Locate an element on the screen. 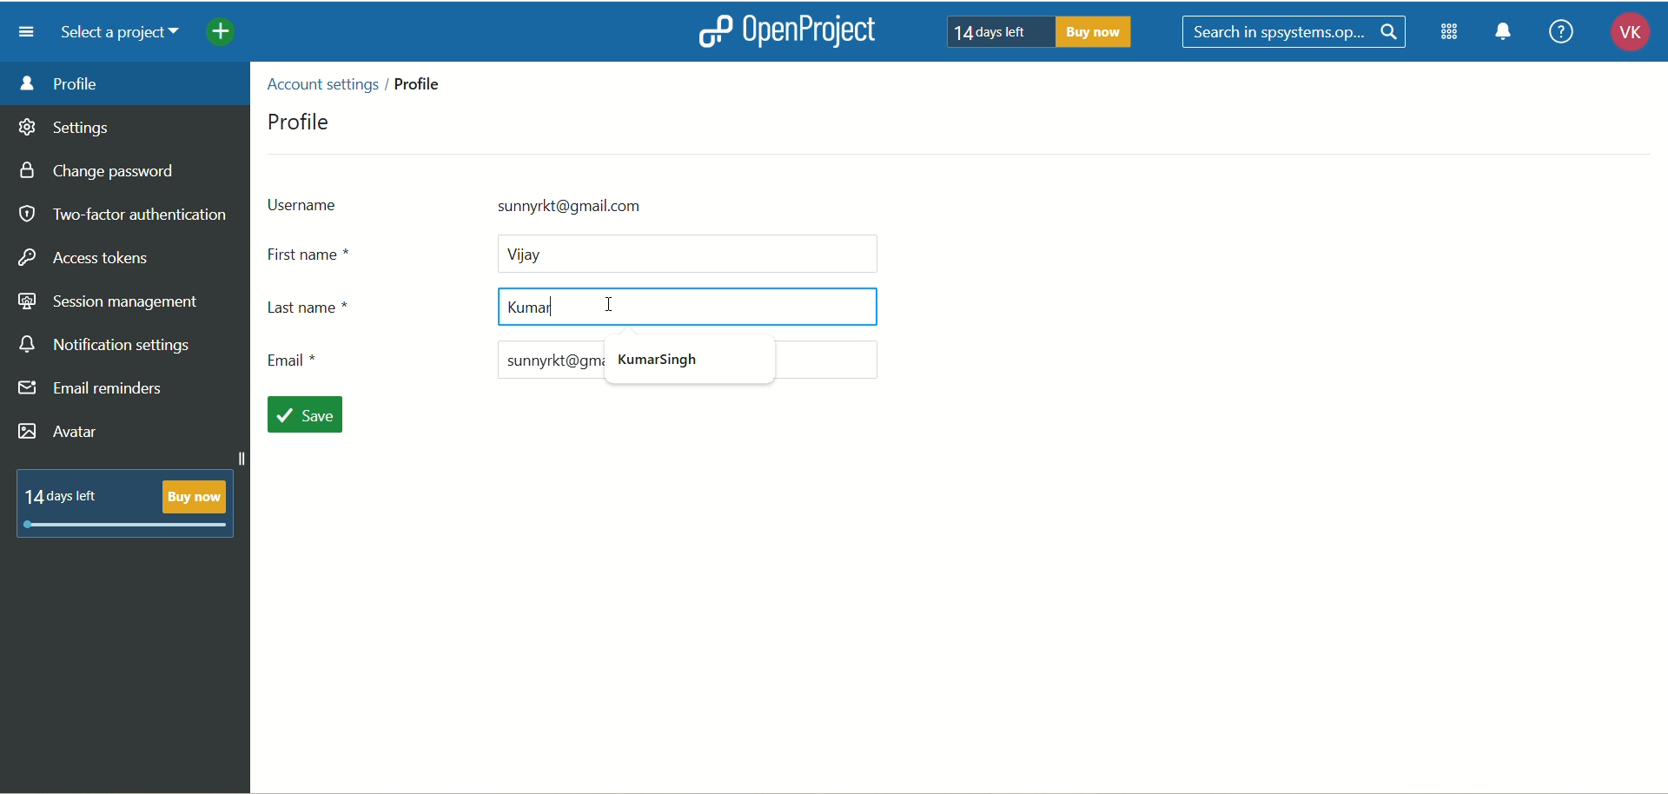  openproject is located at coordinates (819, 33).